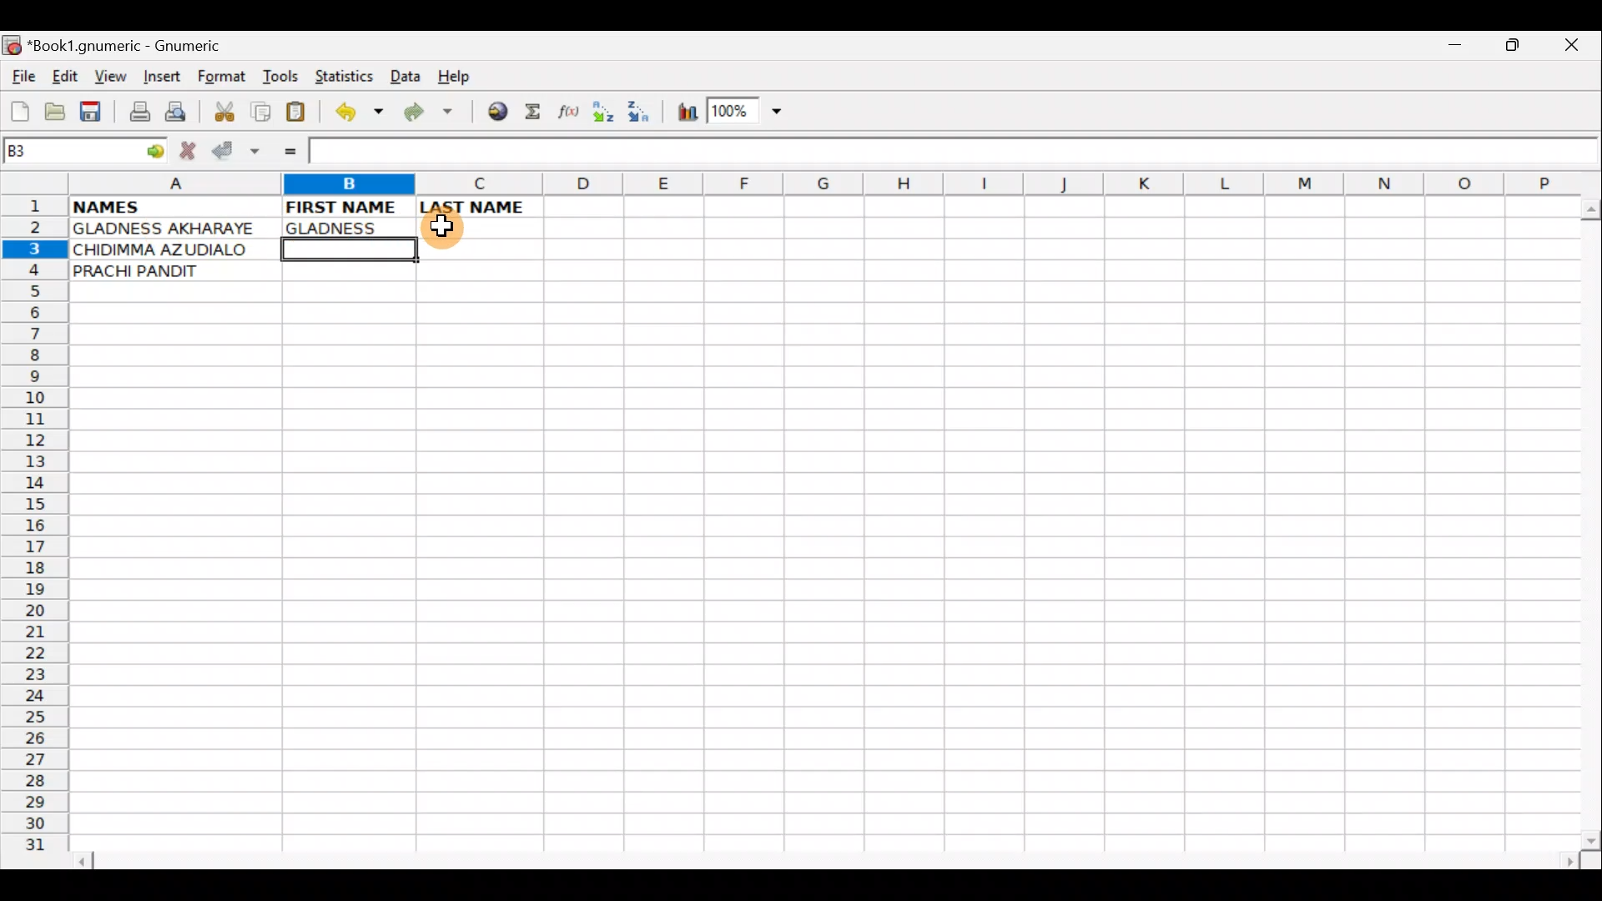  I want to click on Edit function in the current cell, so click(572, 116).